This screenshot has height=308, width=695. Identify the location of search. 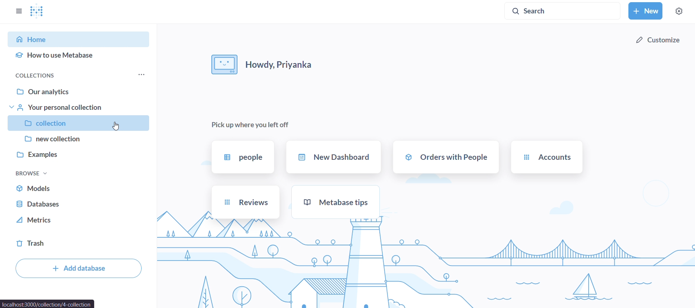
(563, 11).